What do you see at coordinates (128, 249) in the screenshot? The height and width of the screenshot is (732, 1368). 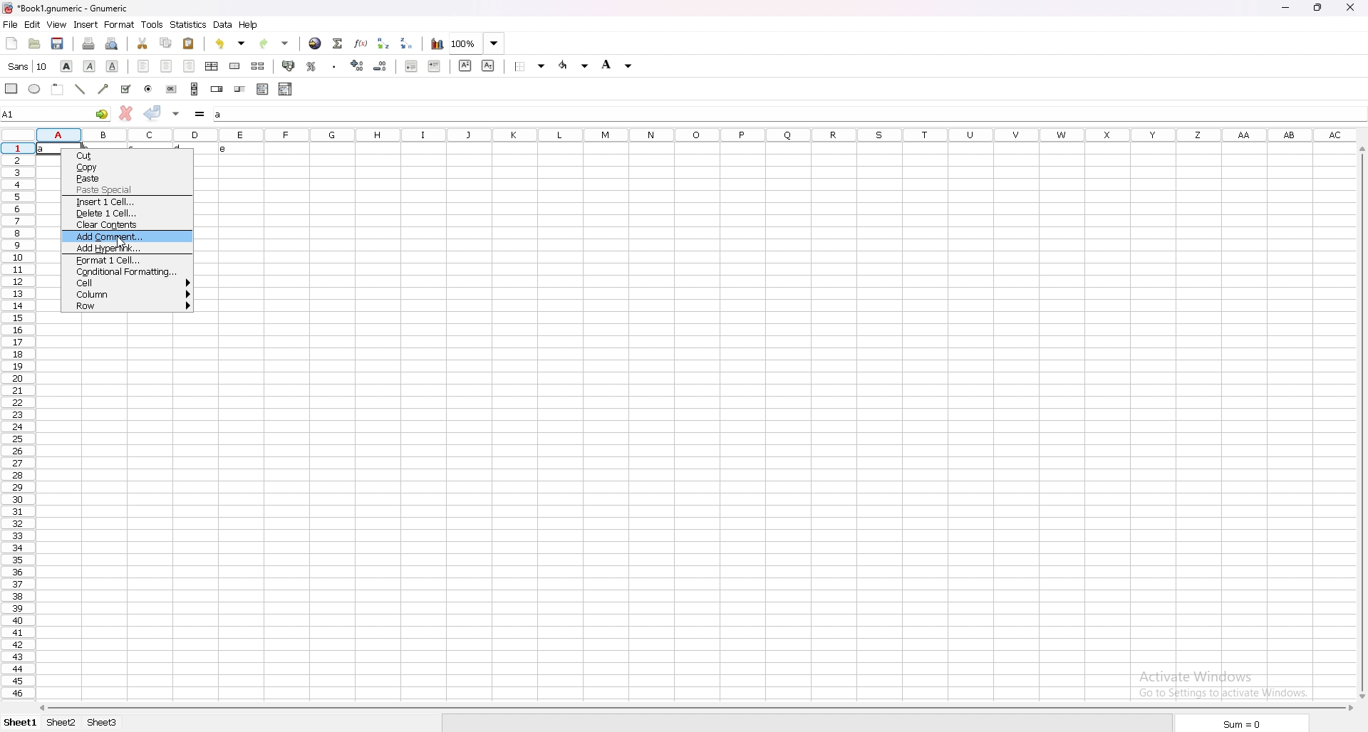 I see `add hyperlink` at bounding box center [128, 249].